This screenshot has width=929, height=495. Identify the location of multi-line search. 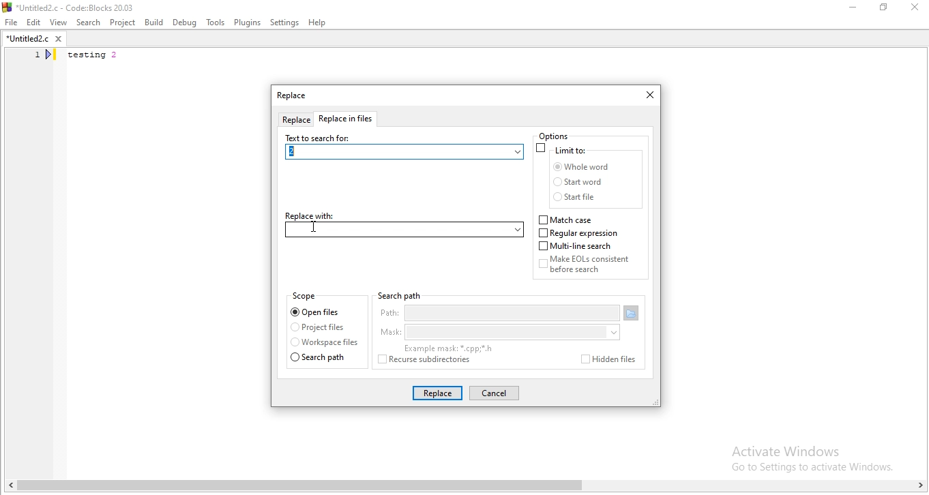
(578, 247).